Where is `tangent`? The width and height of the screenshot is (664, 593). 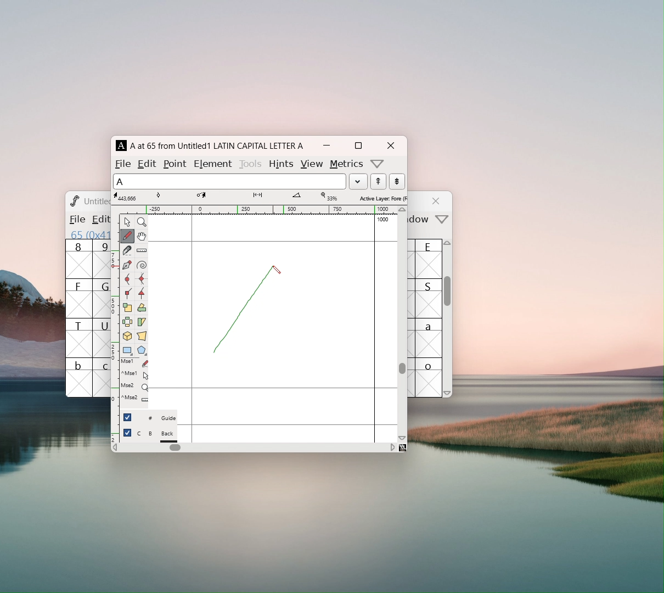 tangent is located at coordinates (158, 197).